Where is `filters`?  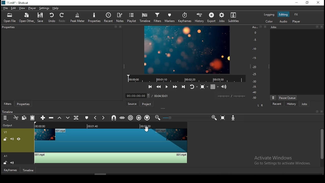 filters is located at coordinates (158, 17).